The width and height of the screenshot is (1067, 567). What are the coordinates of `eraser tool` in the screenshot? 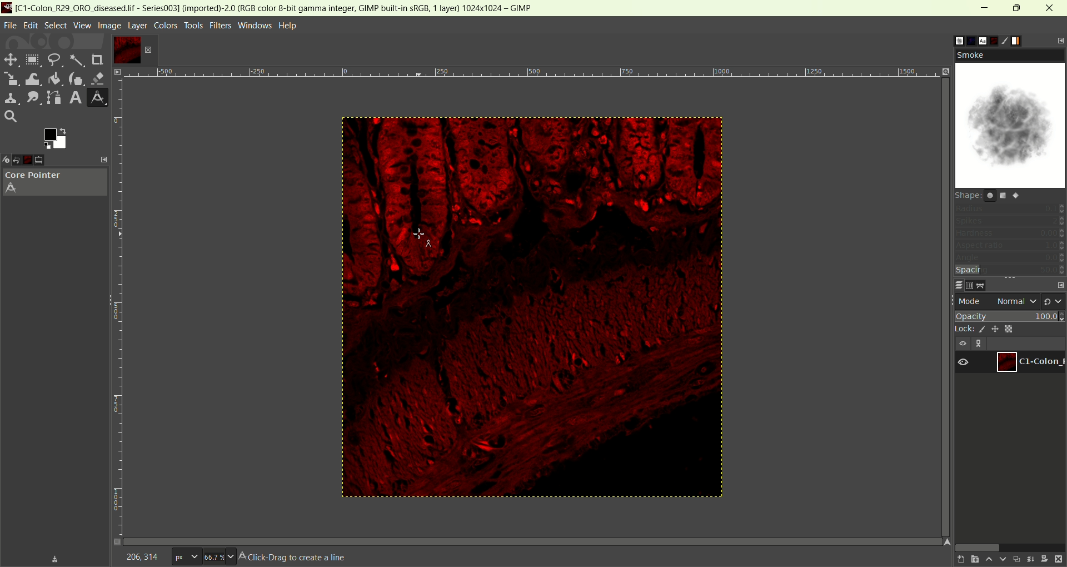 It's located at (99, 77).